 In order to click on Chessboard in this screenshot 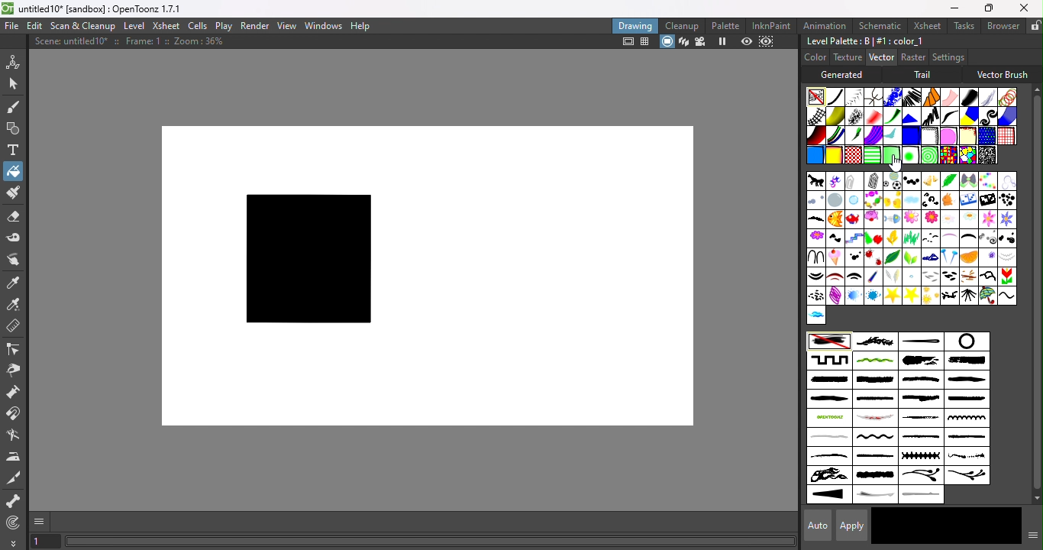, I will do `click(854, 155)`.